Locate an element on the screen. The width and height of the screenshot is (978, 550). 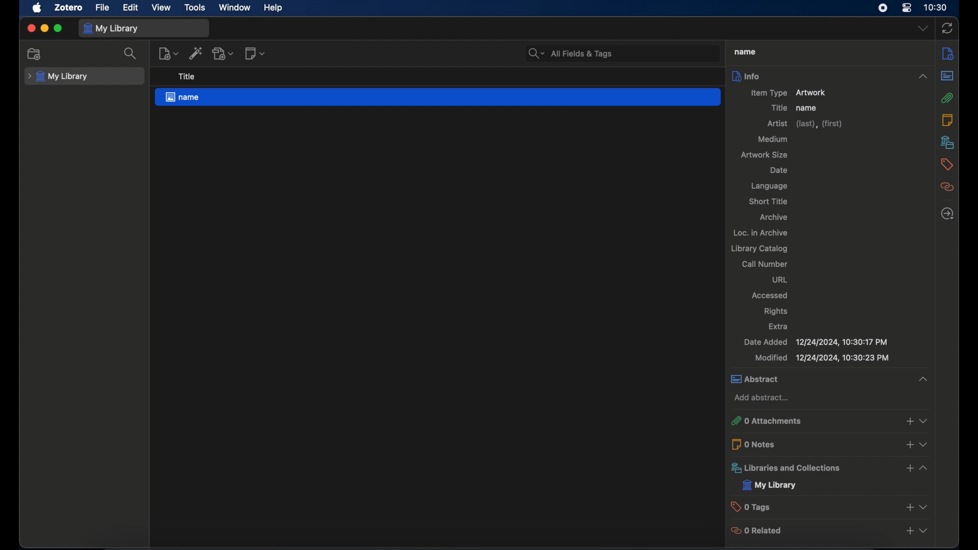
0 tags is located at coordinates (776, 507).